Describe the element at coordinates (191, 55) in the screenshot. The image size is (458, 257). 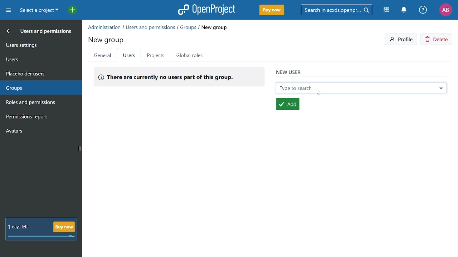
I see `Global roles` at that location.